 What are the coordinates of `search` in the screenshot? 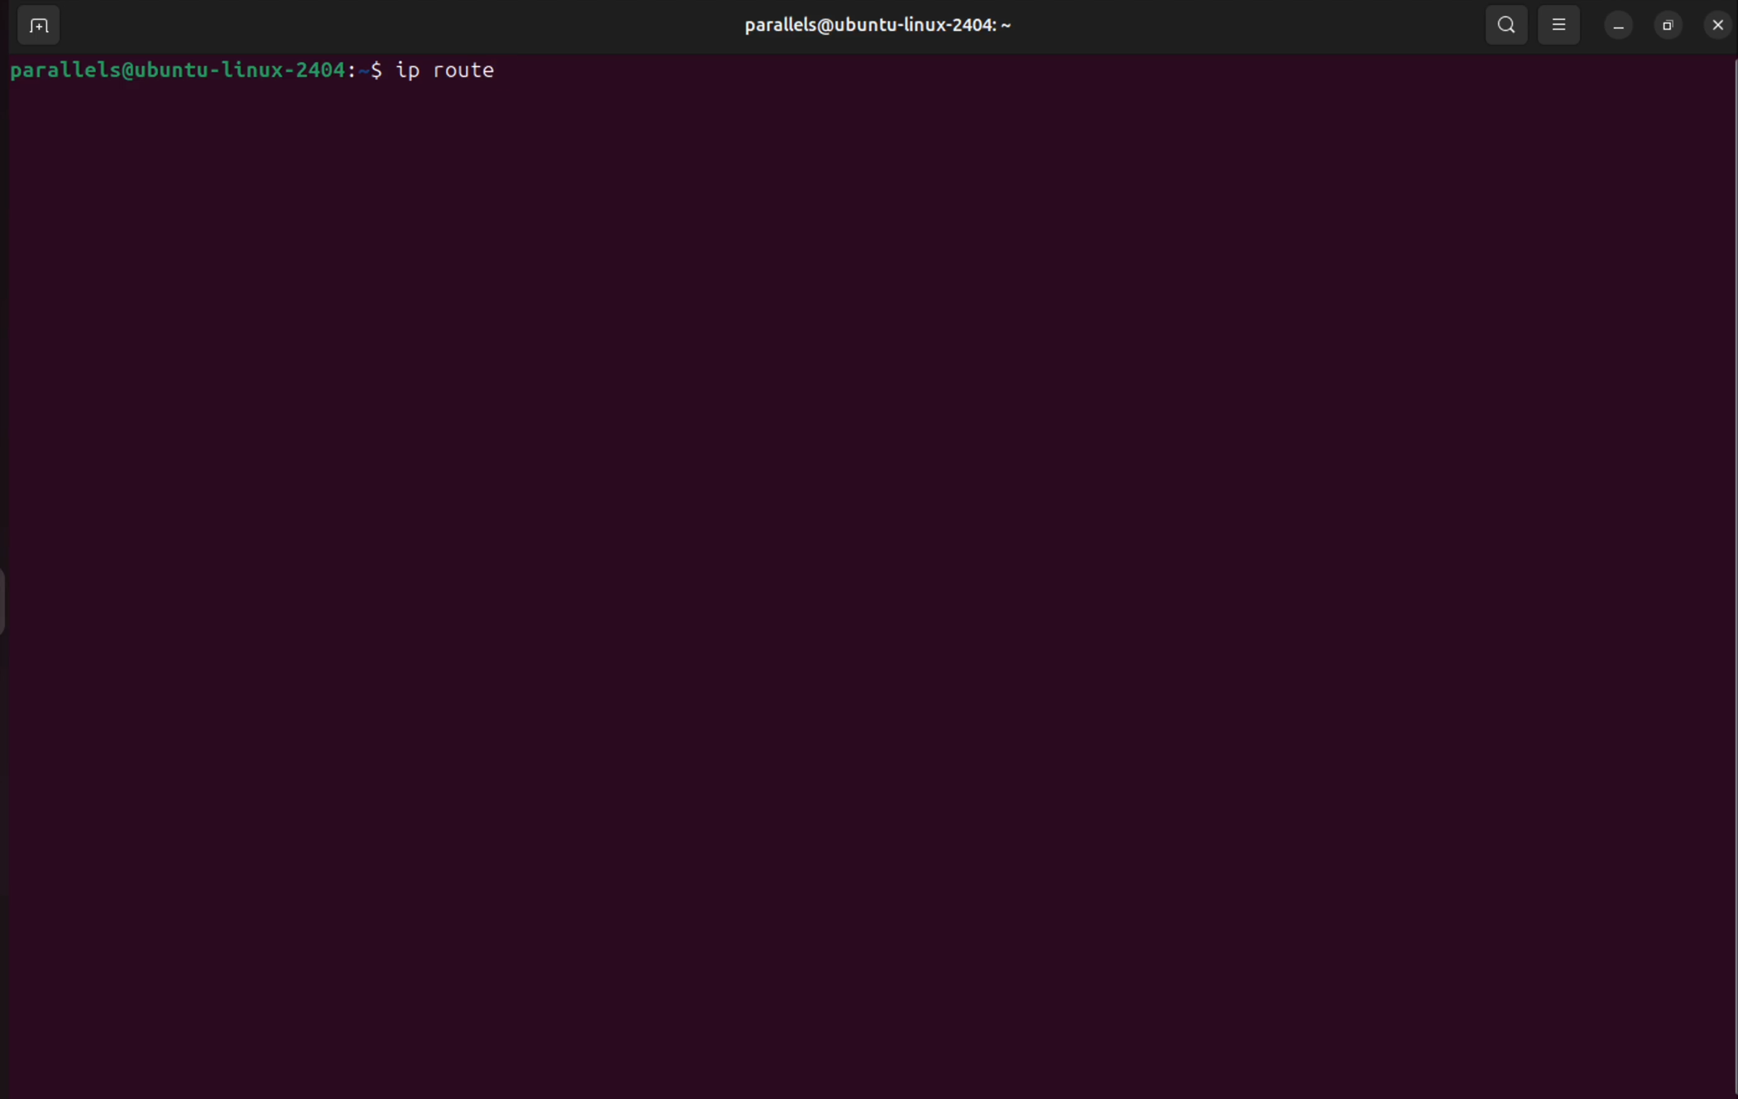 It's located at (1503, 29).